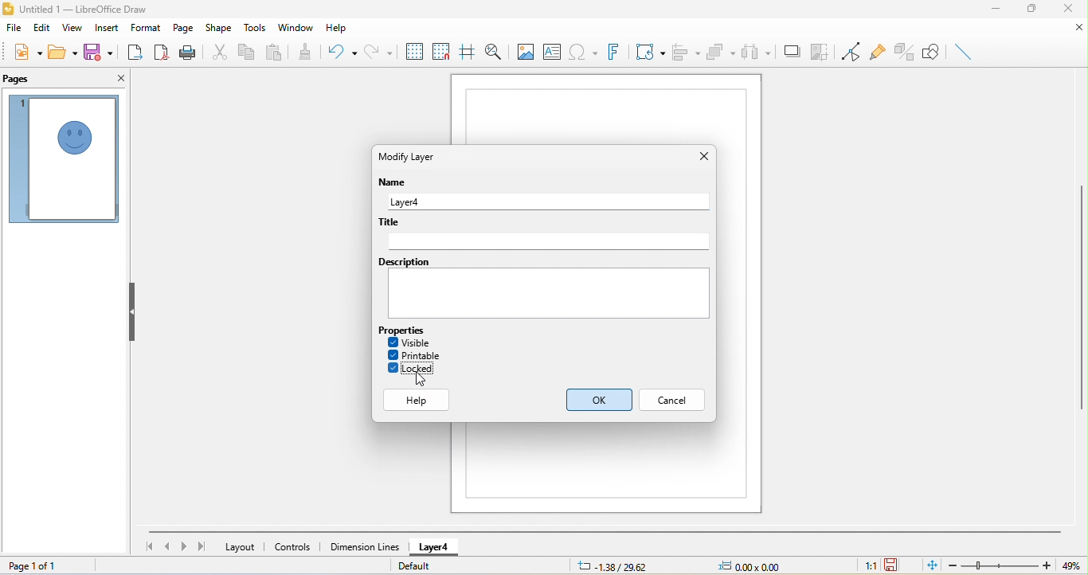  I want to click on file, so click(14, 30).